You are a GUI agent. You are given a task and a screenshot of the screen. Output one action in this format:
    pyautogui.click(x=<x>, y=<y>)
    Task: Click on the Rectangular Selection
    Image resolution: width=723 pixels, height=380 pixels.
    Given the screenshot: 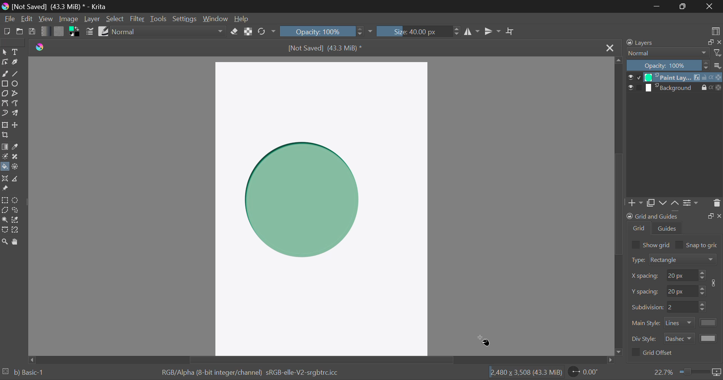 What is the action you would take?
    pyautogui.click(x=5, y=200)
    